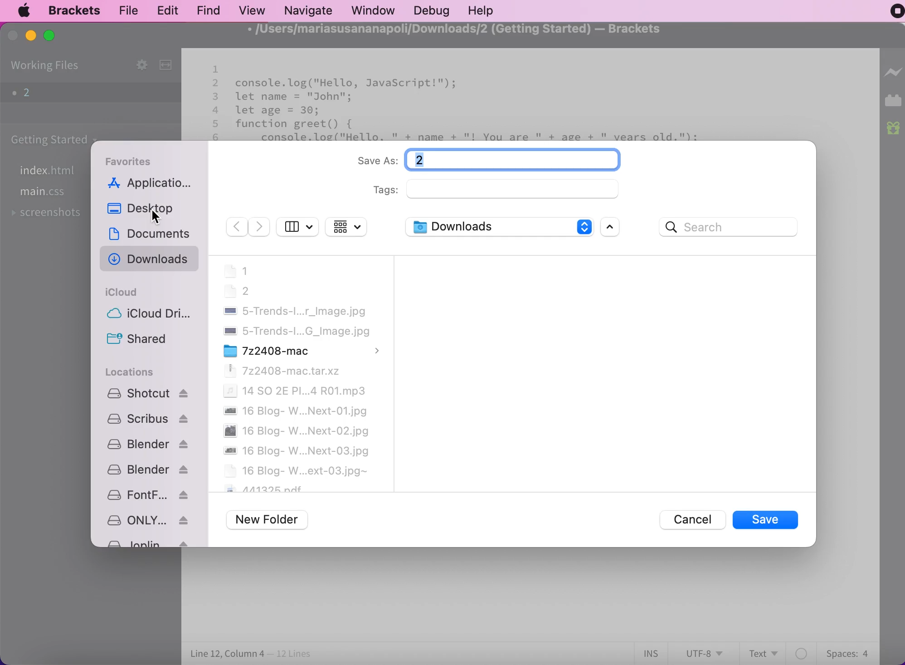 This screenshot has width=905, height=665. What do you see at coordinates (893, 103) in the screenshot?
I see `extension manager` at bounding box center [893, 103].